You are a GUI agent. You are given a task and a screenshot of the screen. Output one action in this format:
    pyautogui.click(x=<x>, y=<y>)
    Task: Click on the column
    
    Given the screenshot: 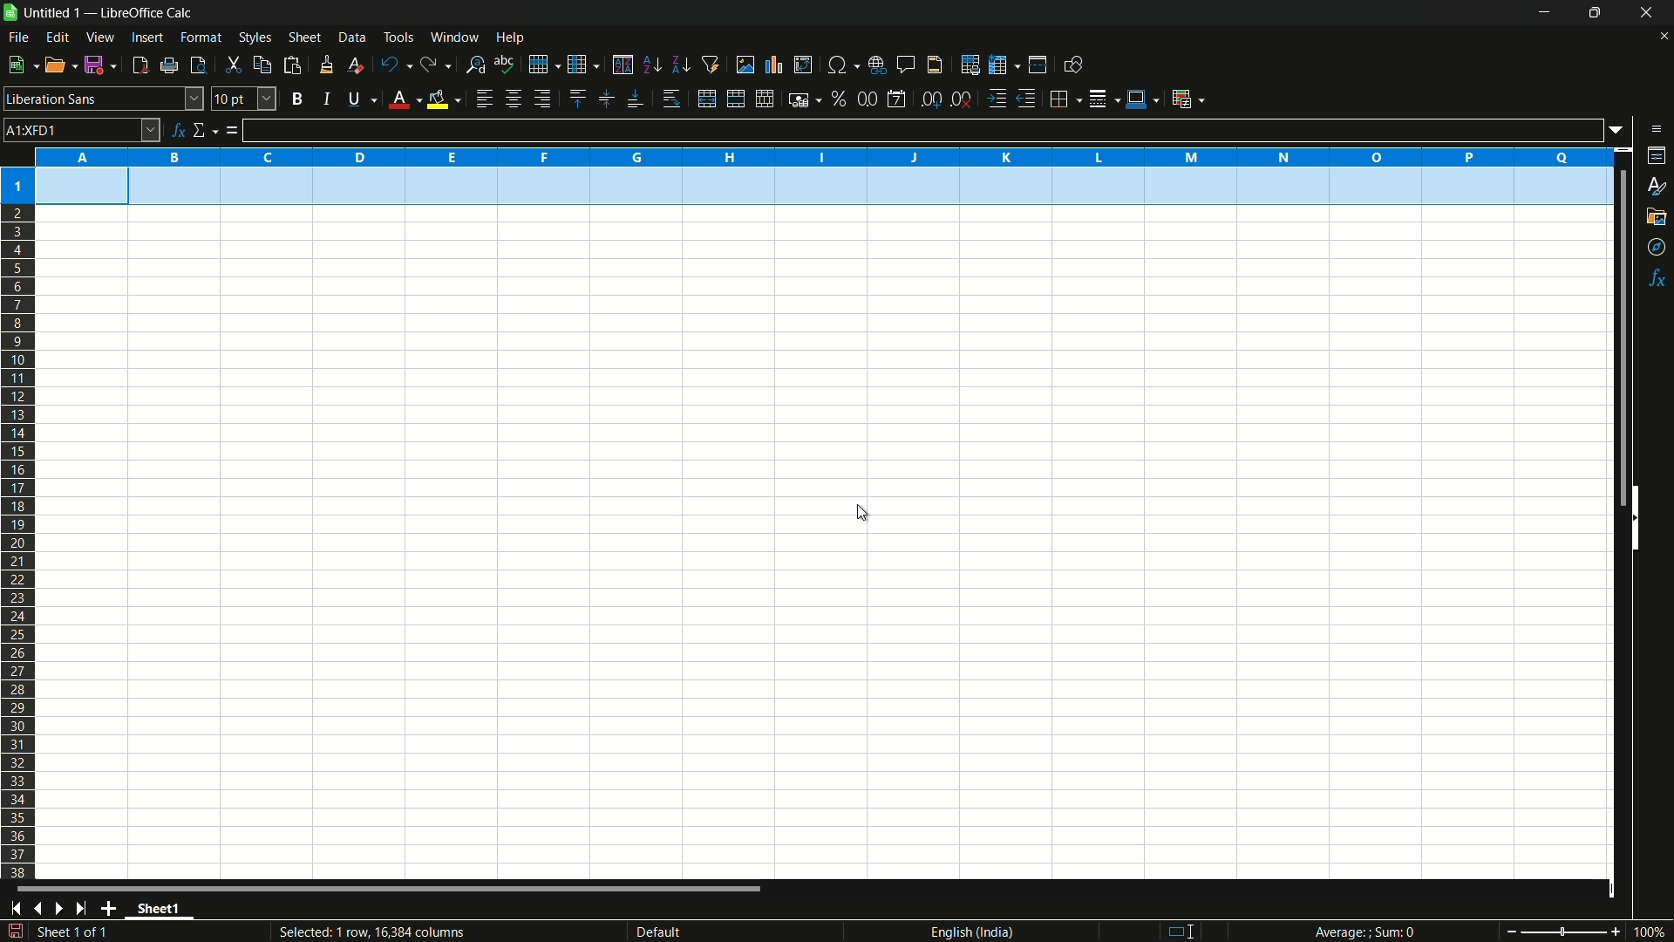 What is the action you would take?
    pyautogui.click(x=584, y=65)
    